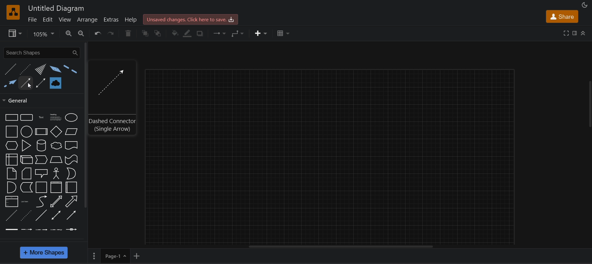 This screenshot has height=264, width=592. What do you see at coordinates (585, 5) in the screenshot?
I see `appearance` at bounding box center [585, 5].